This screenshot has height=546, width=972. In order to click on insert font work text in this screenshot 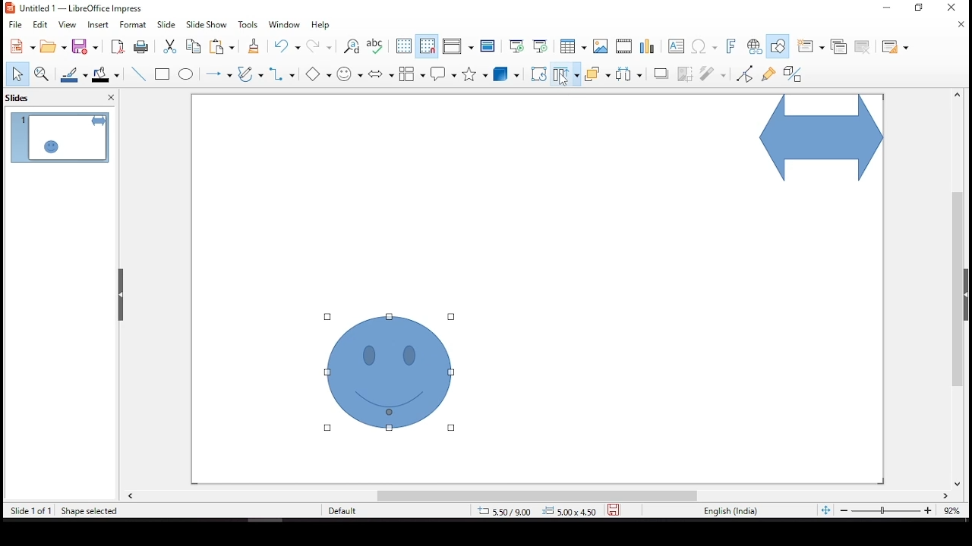, I will do `click(731, 45)`.